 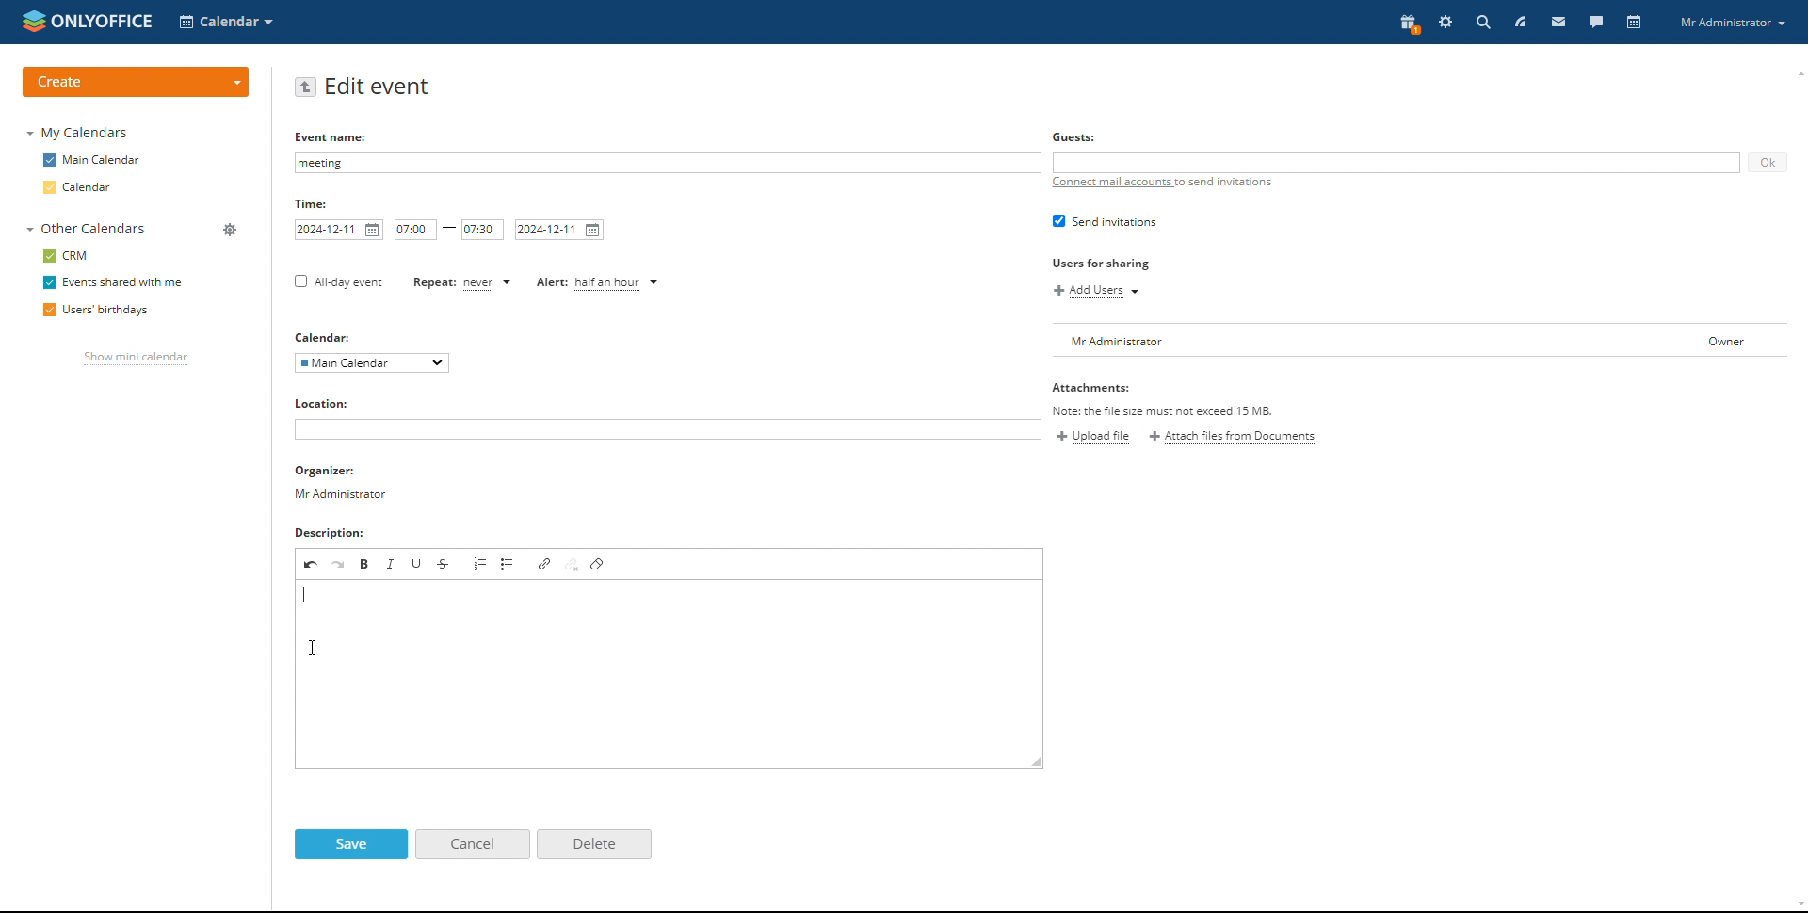 I want to click on crm, so click(x=69, y=255).